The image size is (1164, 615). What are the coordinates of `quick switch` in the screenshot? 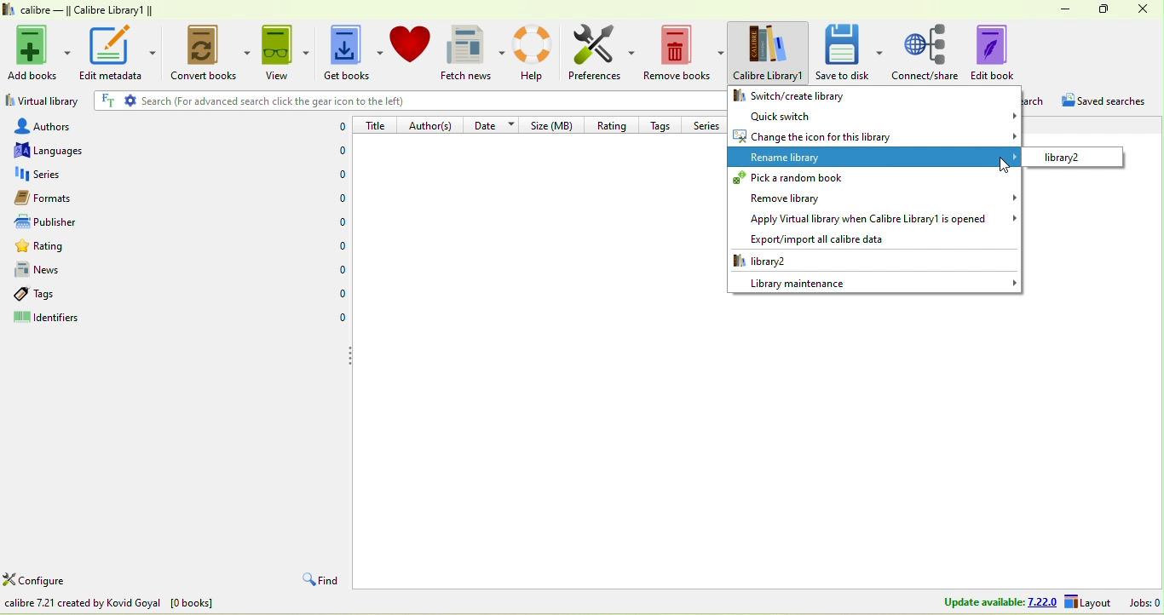 It's located at (874, 115).